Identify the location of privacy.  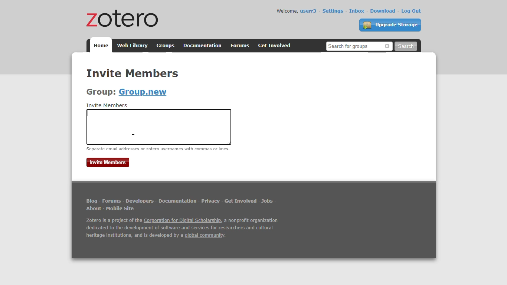
(210, 201).